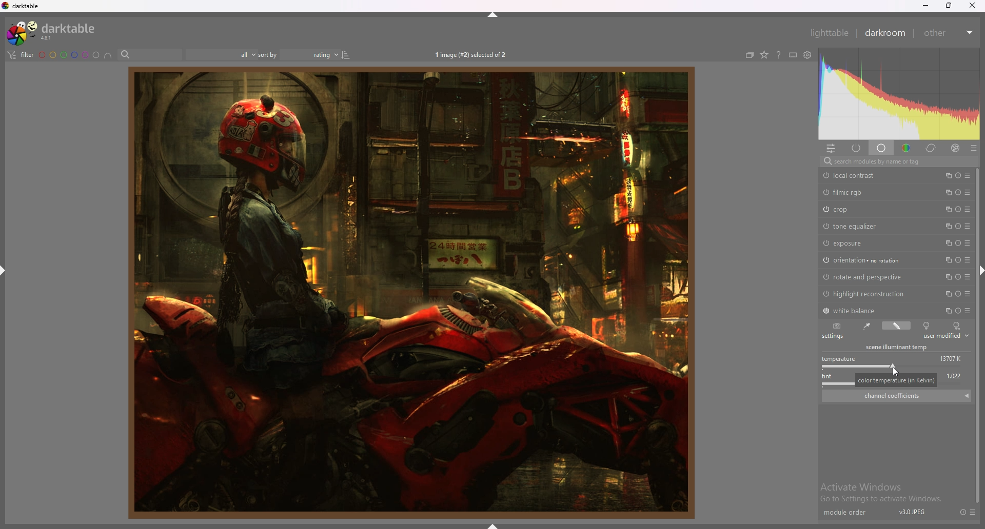  What do you see at coordinates (808, 55) in the screenshot?
I see `show global preferences` at bounding box center [808, 55].